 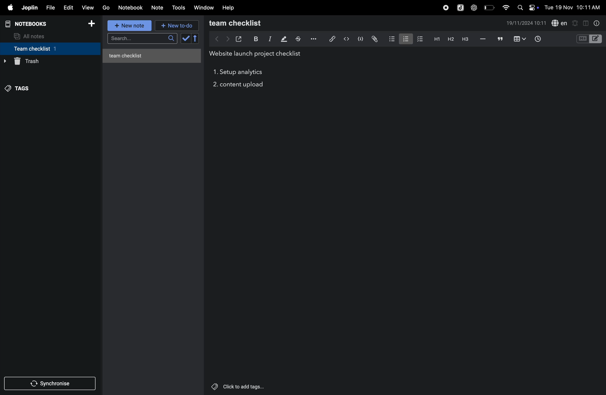 What do you see at coordinates (298, 39) in the screenshot?
I see `strike through` at bounding box center [298, 39].